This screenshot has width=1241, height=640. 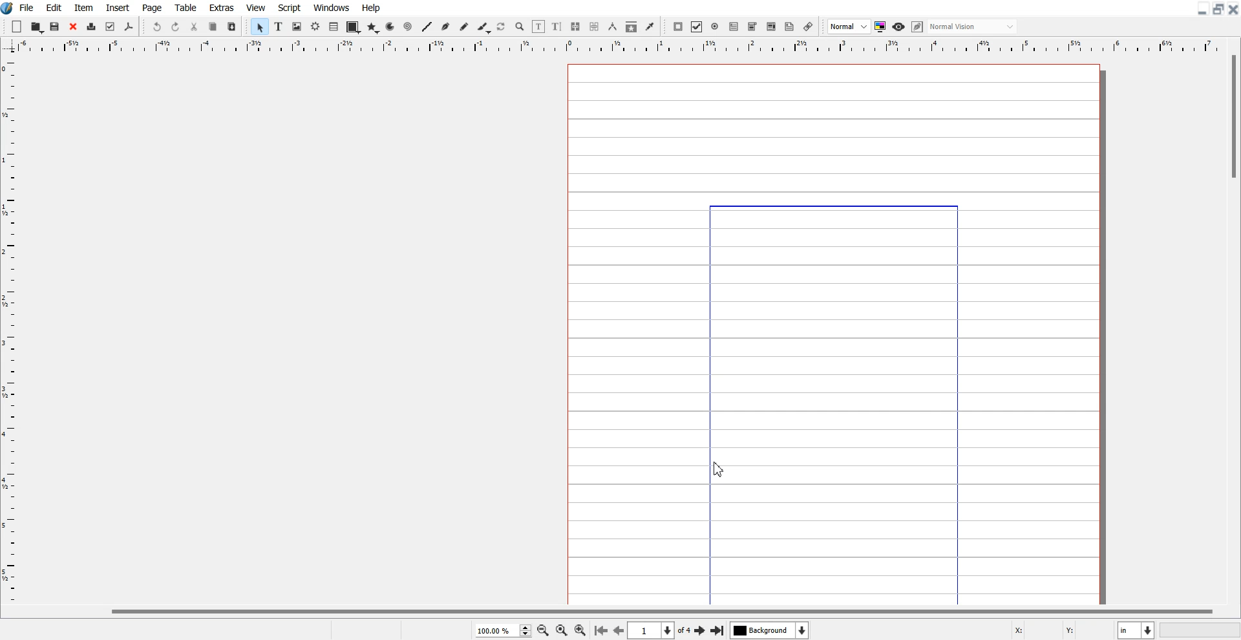 I want to click on Polygon, so click(x=373, y=28).